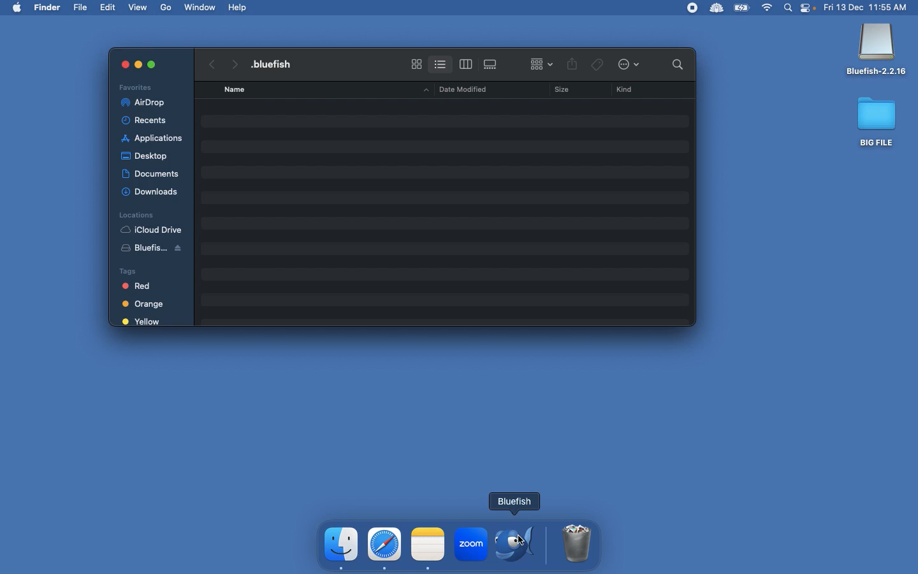 The width and height of the screenshot is (918, 574). I want to click on size, so click(558, 91).